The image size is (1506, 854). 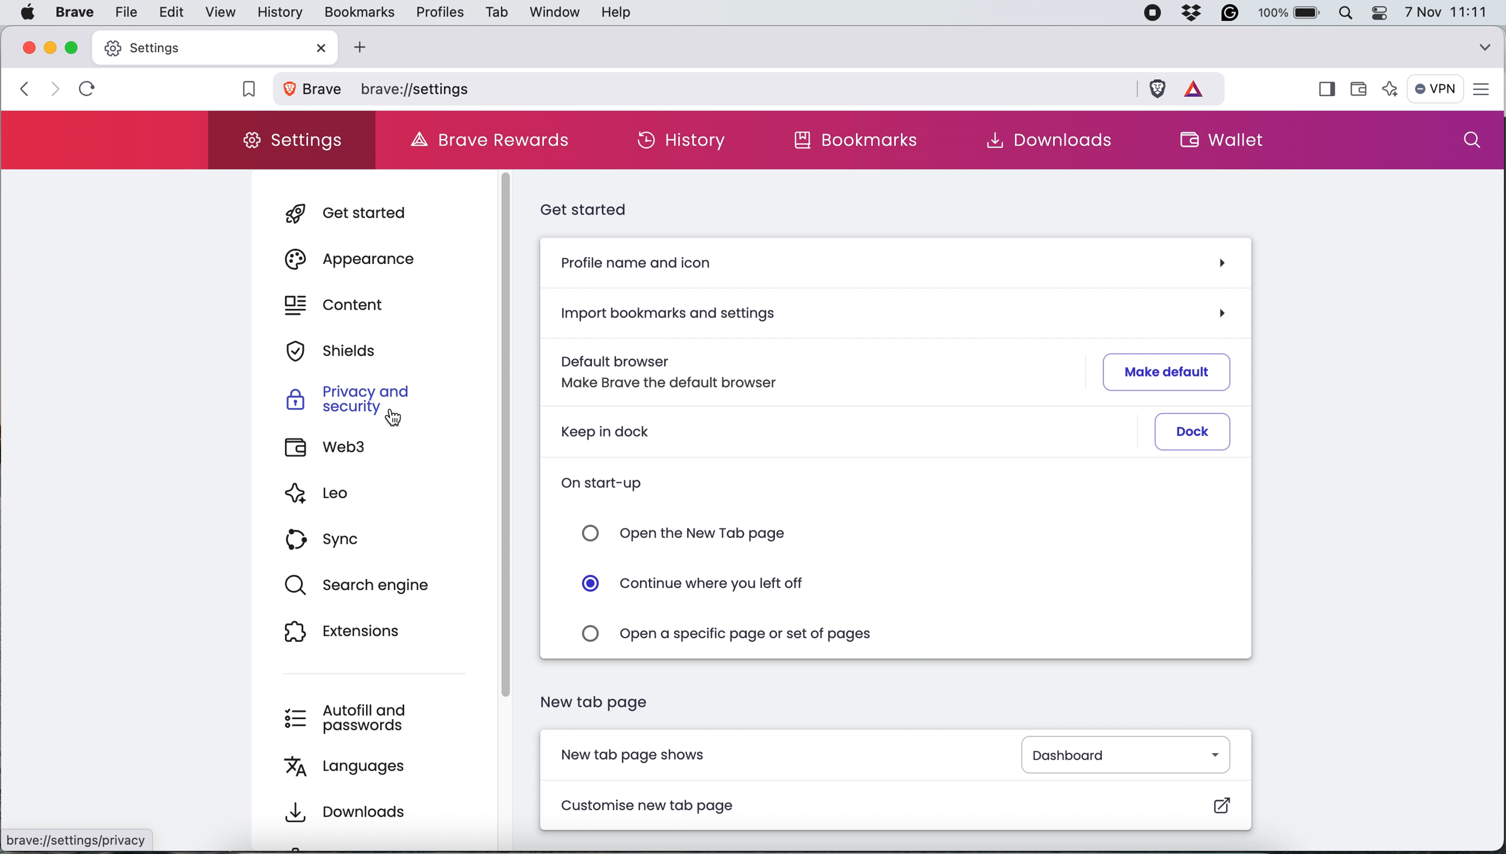 I want to click on screen recorder, so click(x=1156, y=13).